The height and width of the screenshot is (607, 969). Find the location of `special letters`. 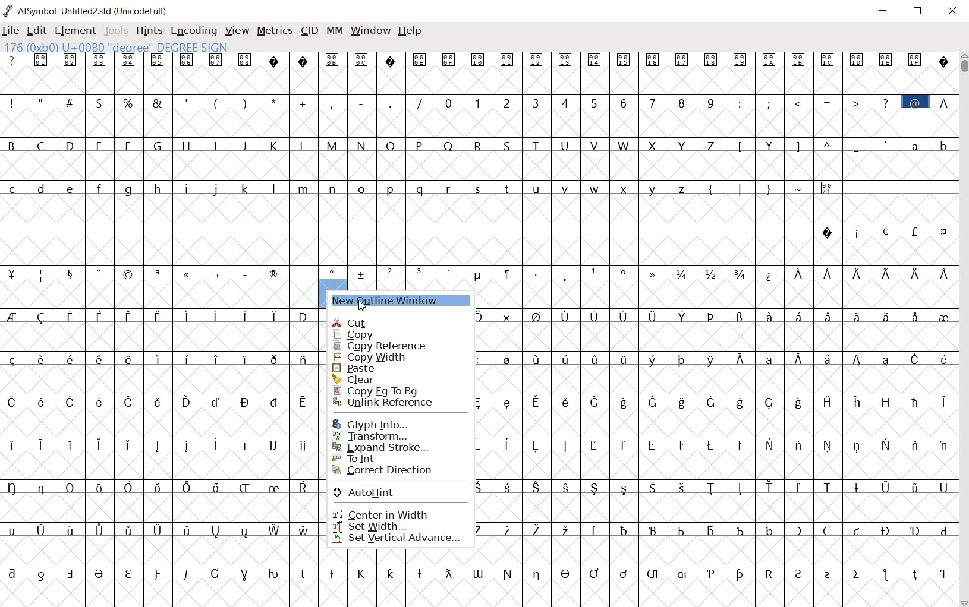

special letters is located at coordinates (163, 442).